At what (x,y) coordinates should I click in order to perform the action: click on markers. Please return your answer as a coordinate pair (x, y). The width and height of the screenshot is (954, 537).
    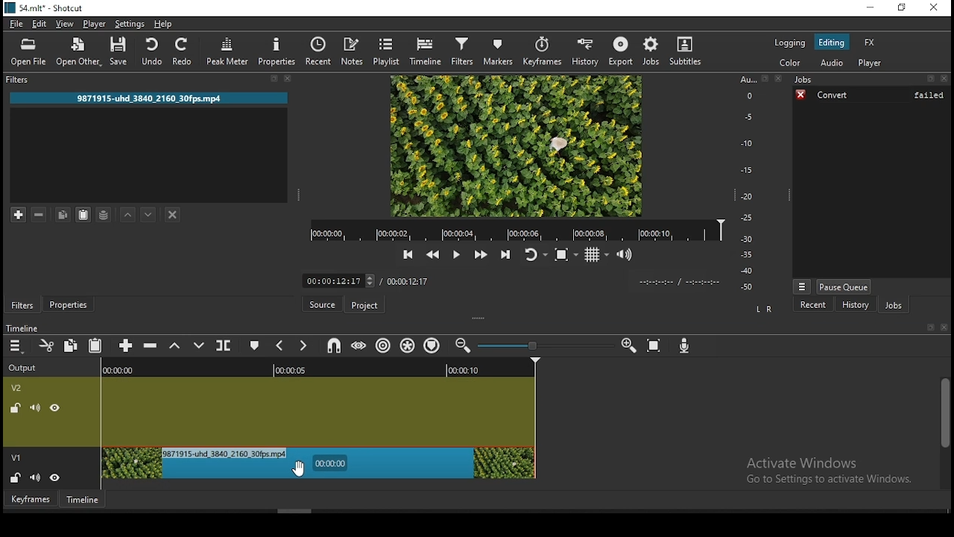
    Looking at the image, I should click on (502, 51).